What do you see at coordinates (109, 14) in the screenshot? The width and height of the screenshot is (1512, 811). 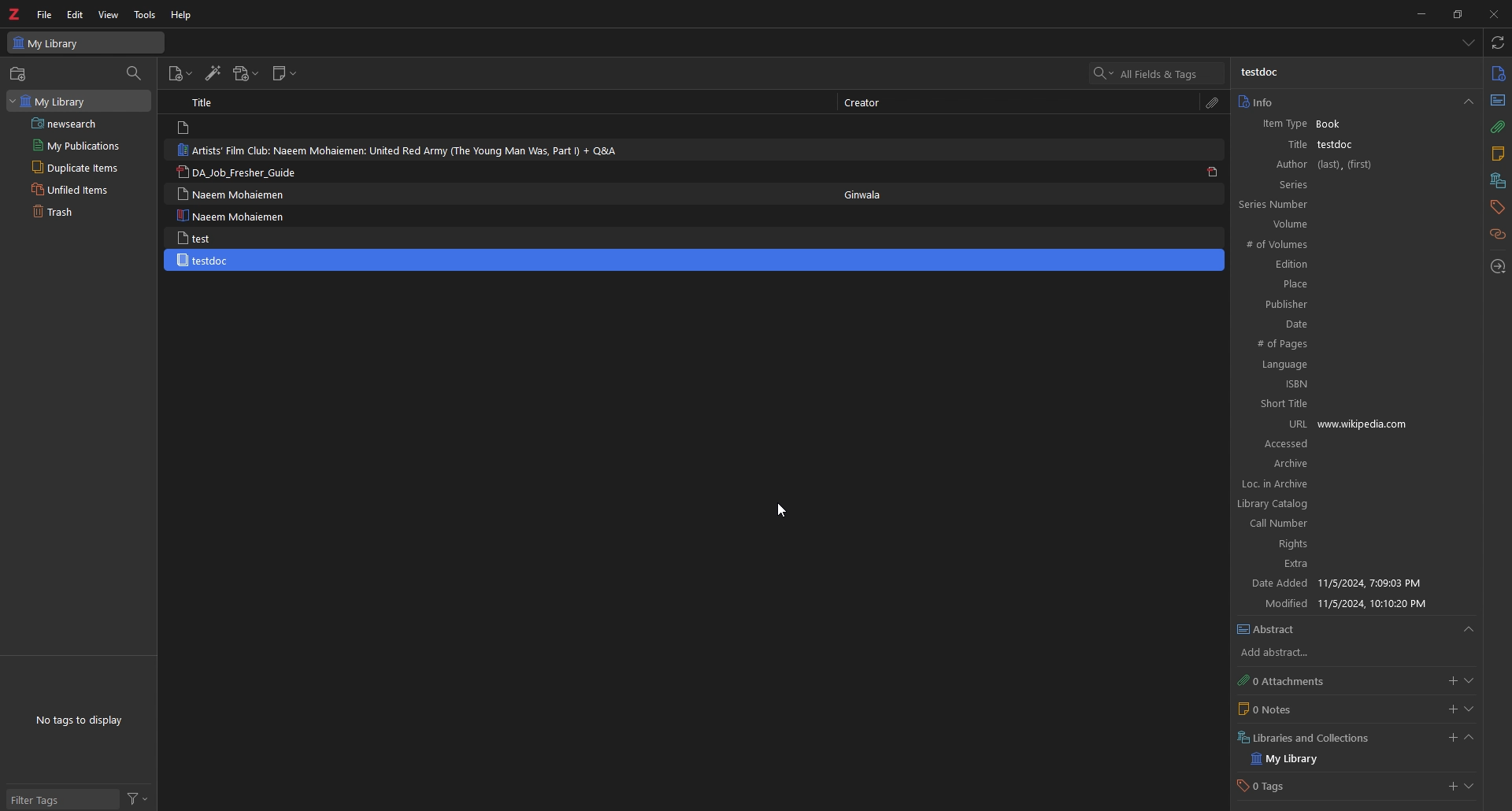 I see `view` at bounding box center [109, 14].